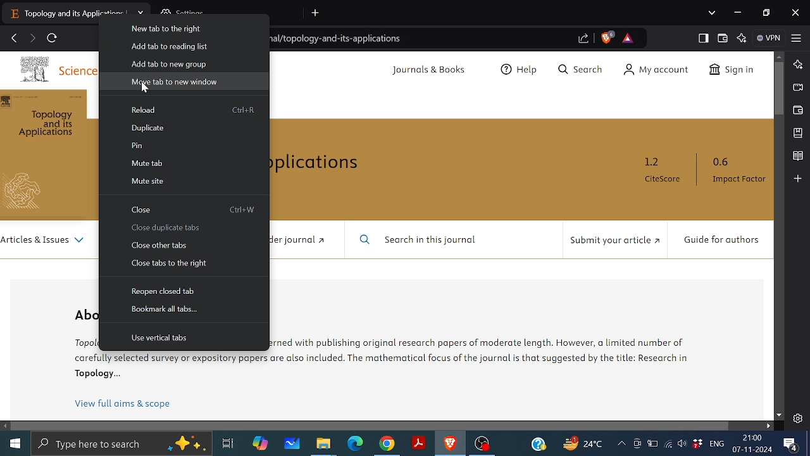 The width and height of the screenshot is (810, 456). Describe the element at coordinates (28, 192) in the screenshot. I see `logo` at that location.